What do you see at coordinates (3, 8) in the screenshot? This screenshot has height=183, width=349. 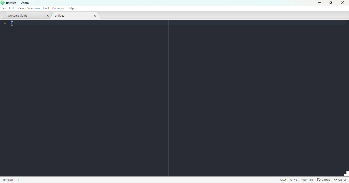 I see `file` at bounding box center [3, 8].